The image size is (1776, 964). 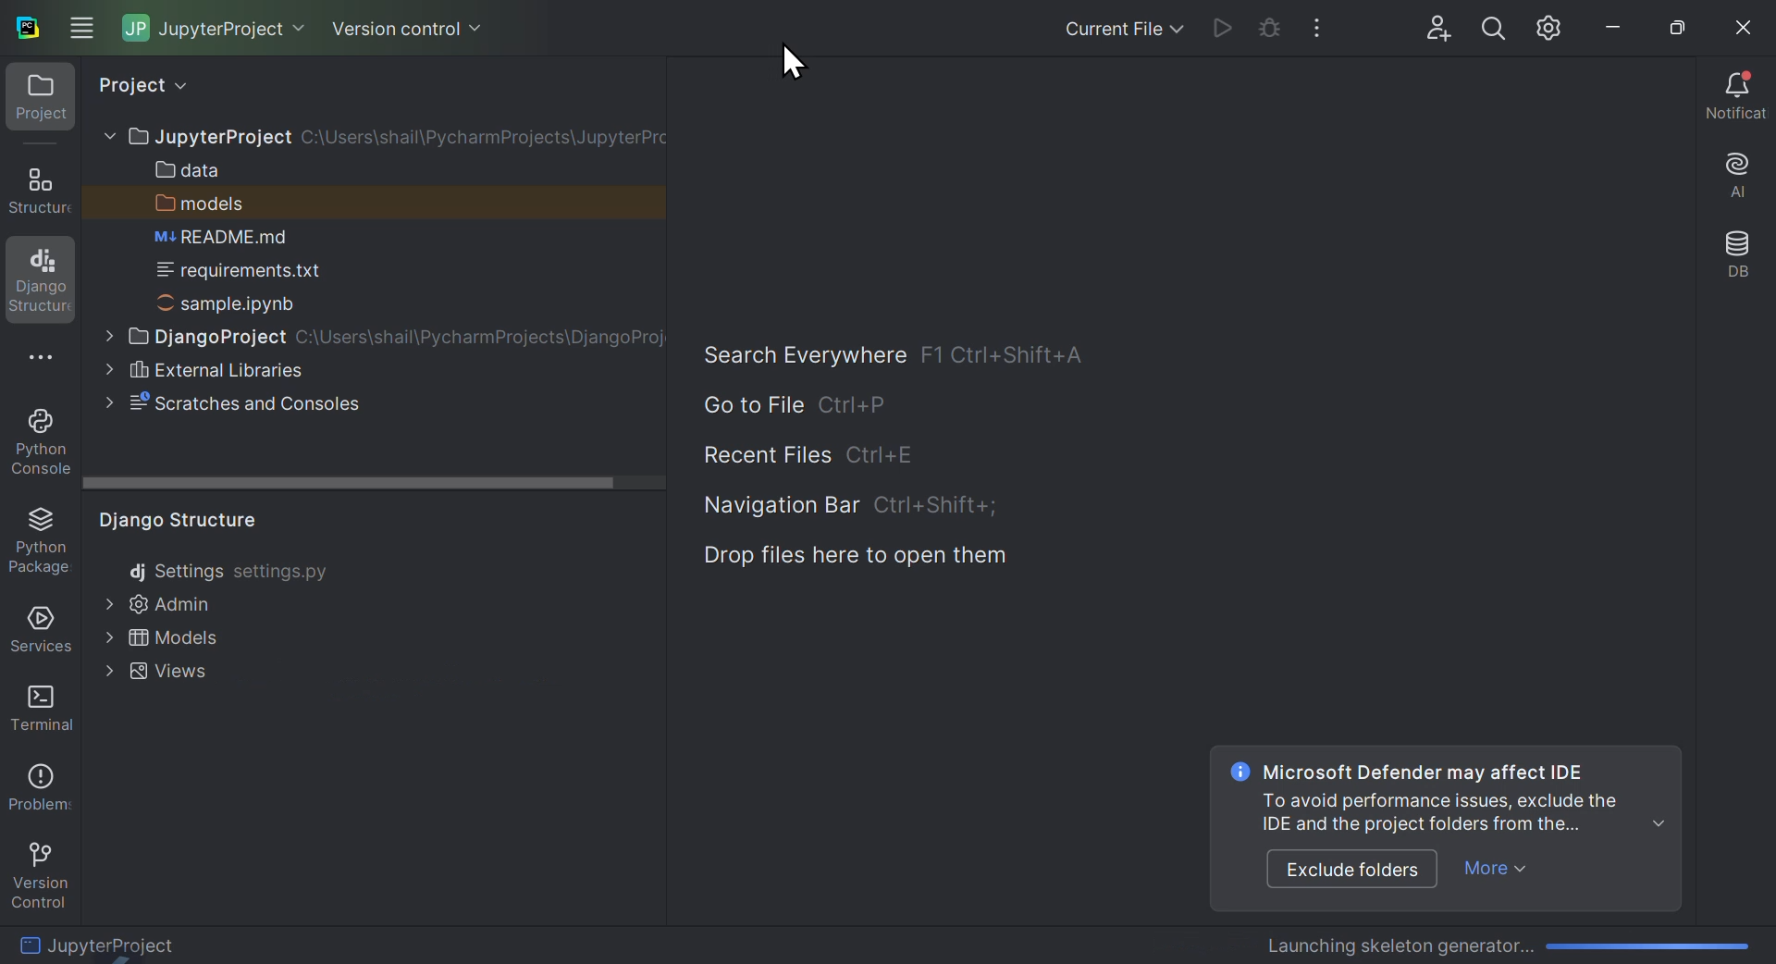 I want to click on Run project file, so click(x=1268, y=29).